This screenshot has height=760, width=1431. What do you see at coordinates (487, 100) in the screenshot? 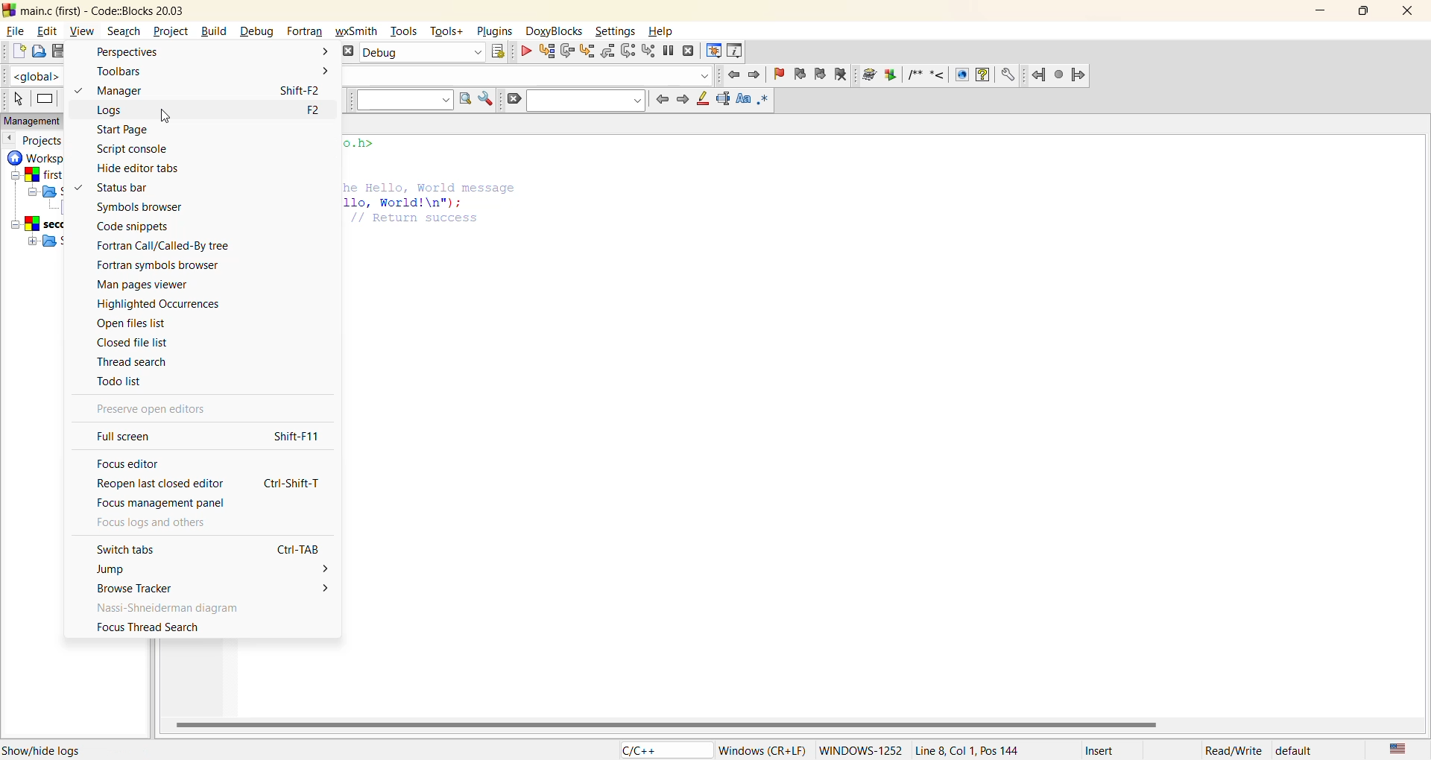
I see `show options window` at bounding box center [487, 100].